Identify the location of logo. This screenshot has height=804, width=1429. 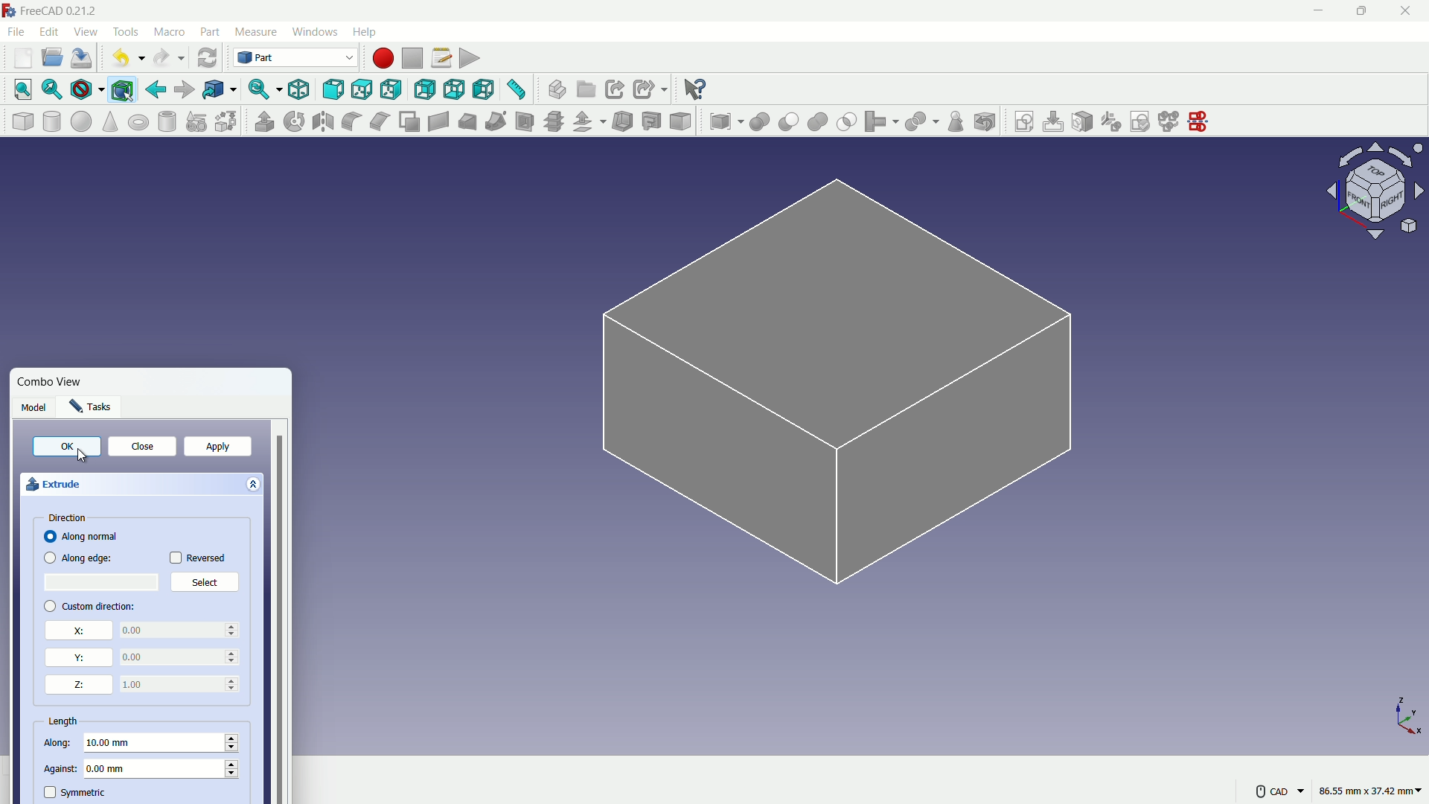
(10, 11).